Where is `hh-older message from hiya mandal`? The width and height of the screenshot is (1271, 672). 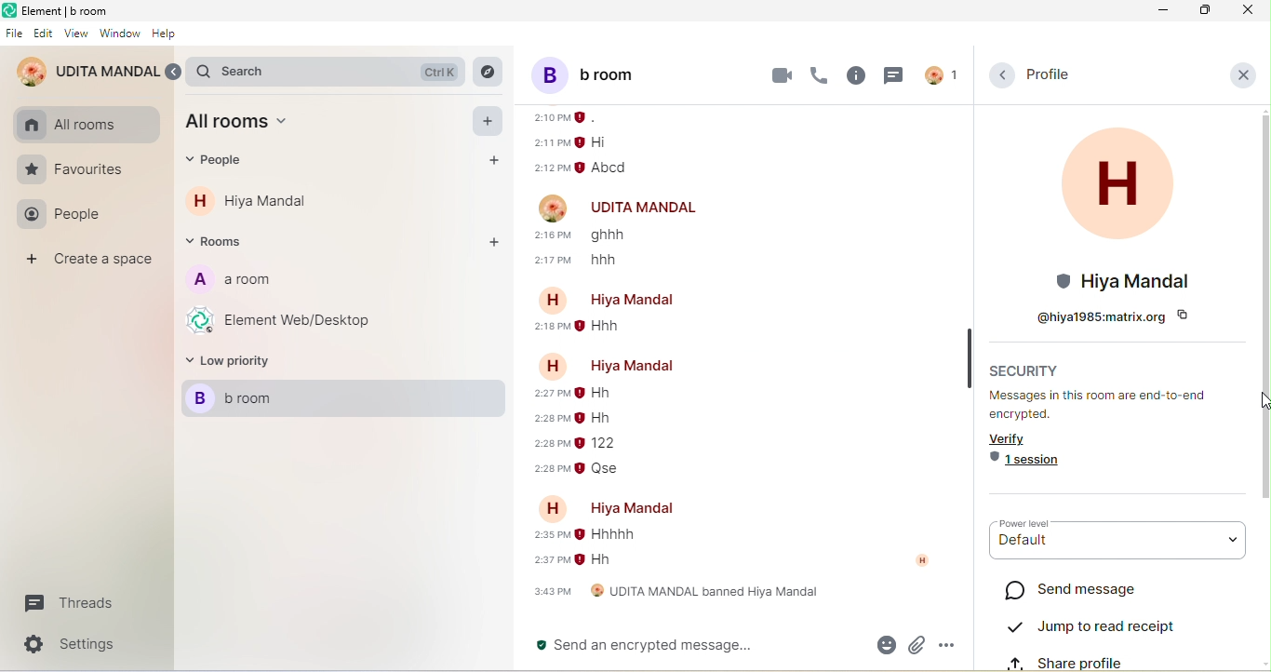
hh-older message from hiya mandal is located at coordinates (595, 417).